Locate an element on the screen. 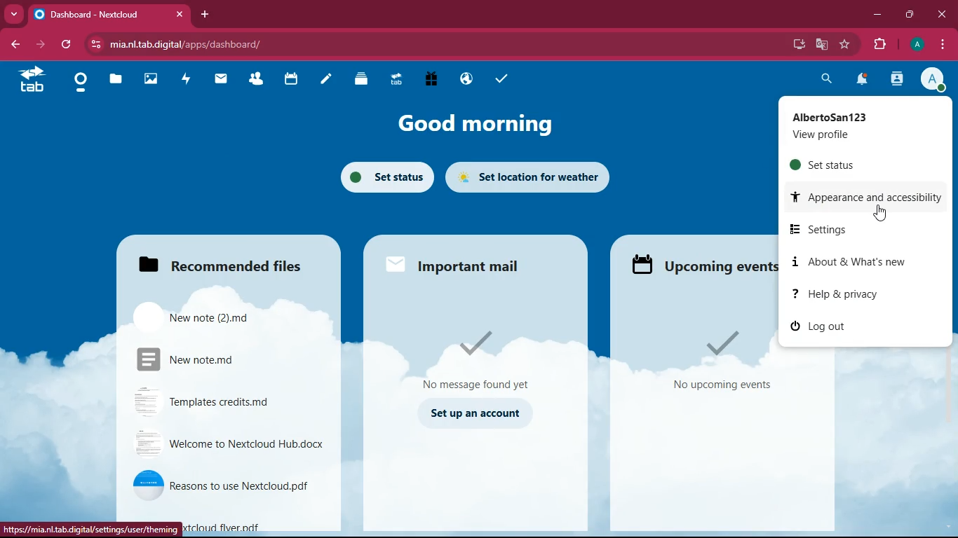  maximize is located at coordinates (911, 12).